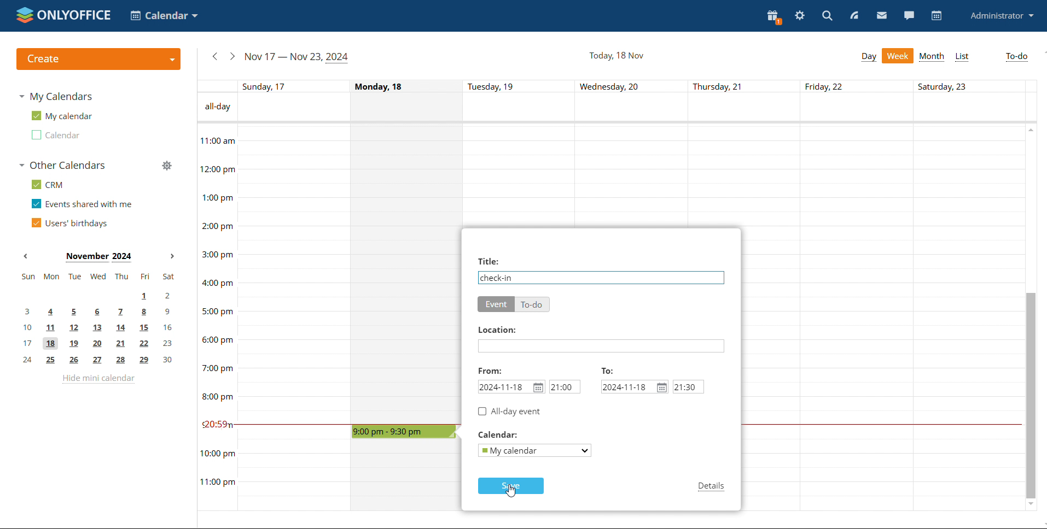  I want to click on Saturday, so click(966, 318).